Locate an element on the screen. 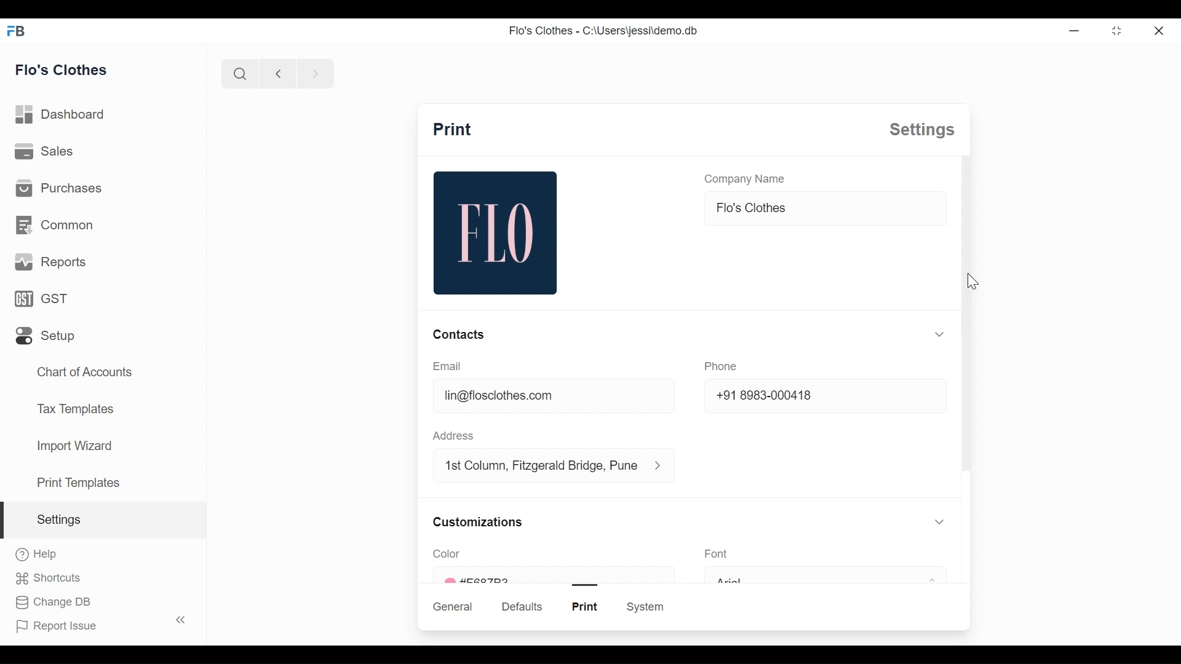 This screenshot has height=664, width=1181. common is located at coordinates (54, 225).